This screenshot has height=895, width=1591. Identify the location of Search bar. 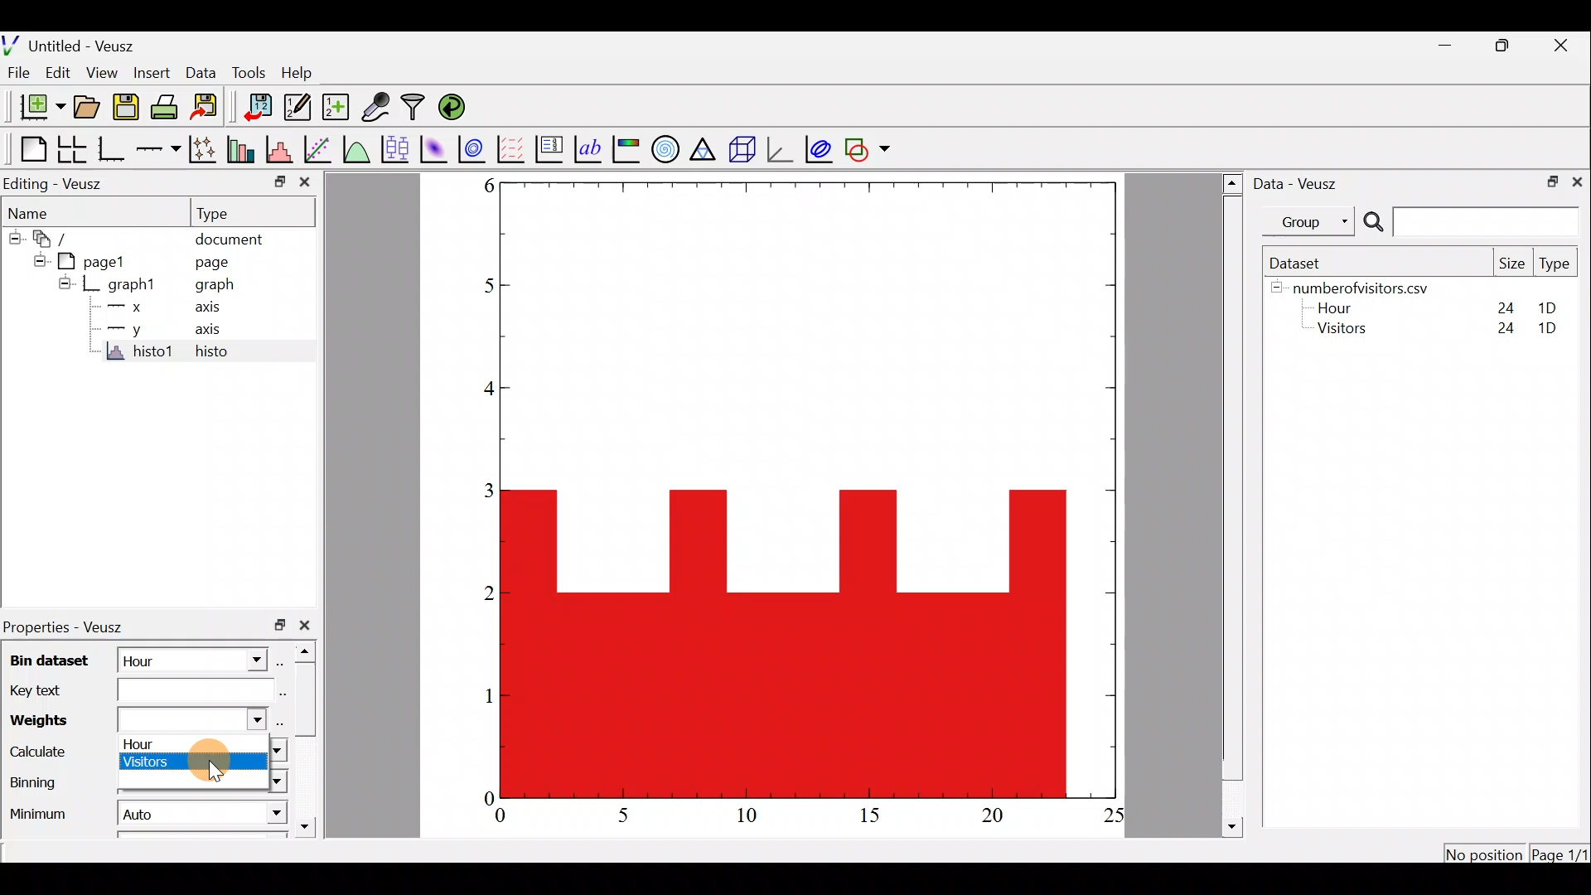
(1471, 222).